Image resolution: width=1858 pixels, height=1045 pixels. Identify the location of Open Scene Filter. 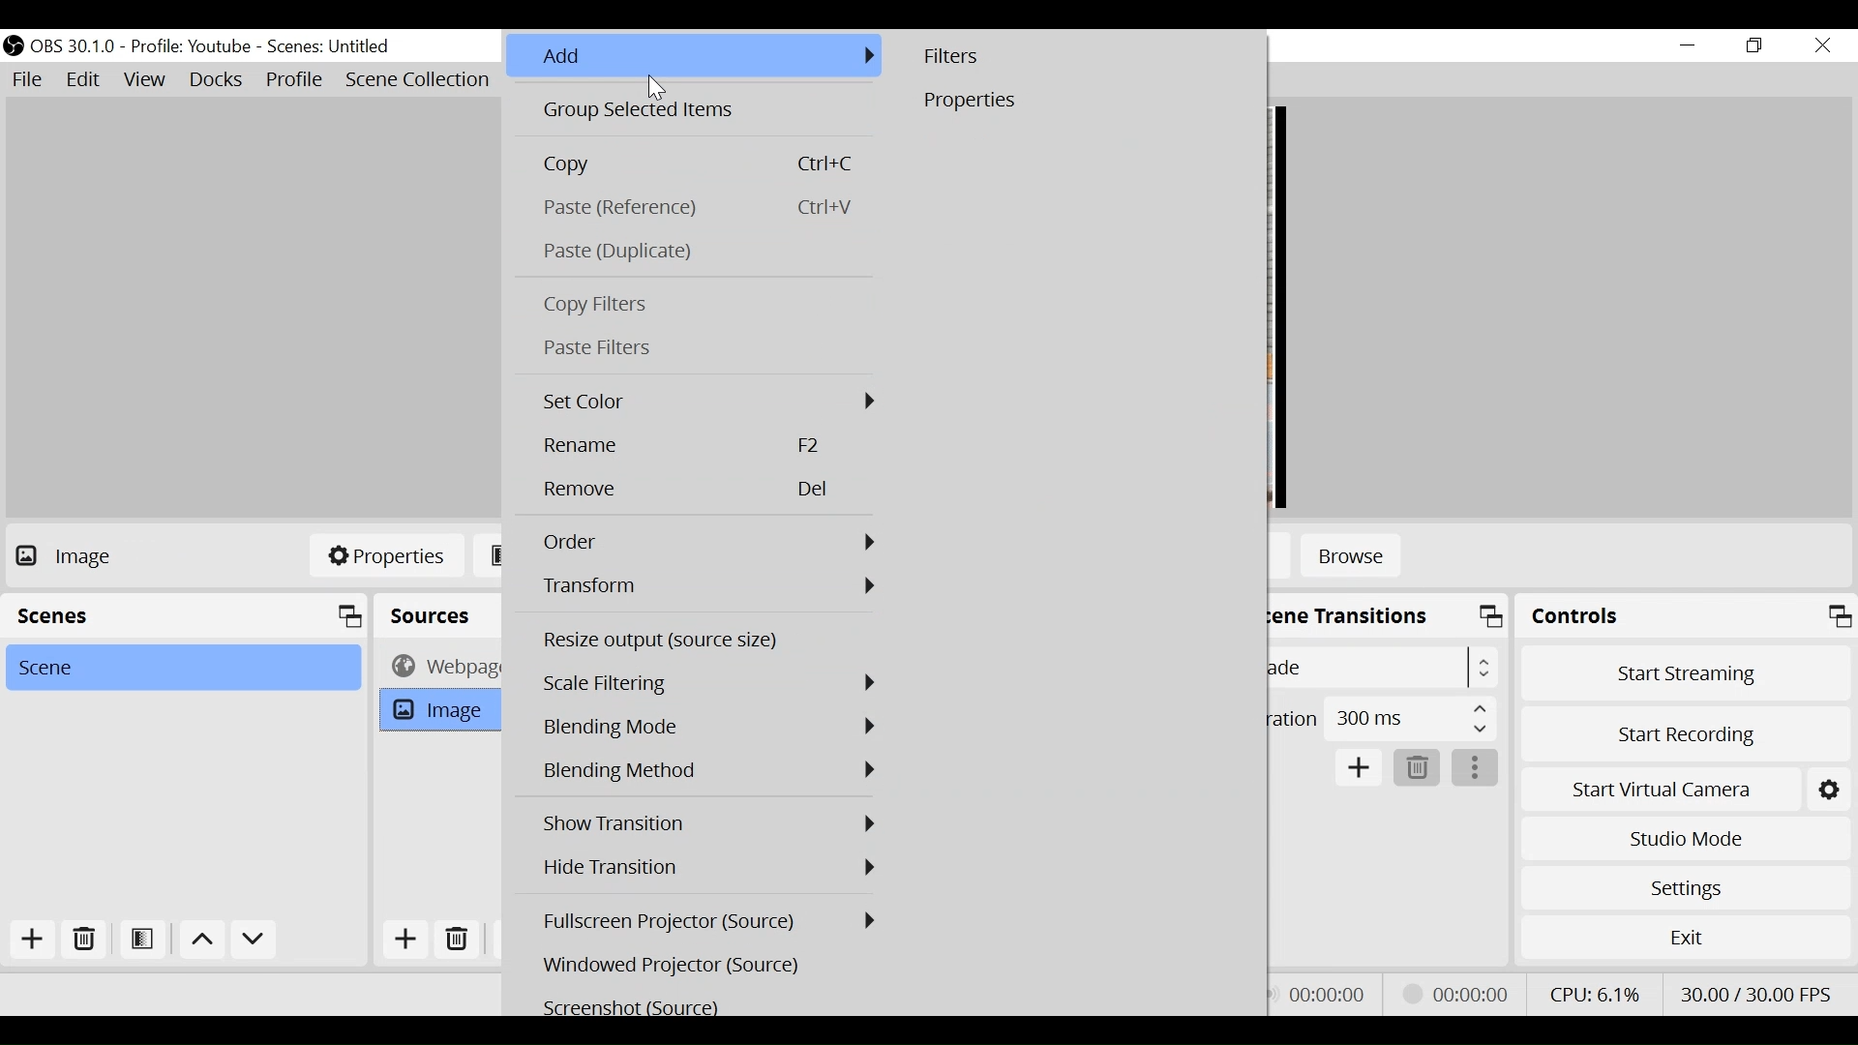
(140, 940).